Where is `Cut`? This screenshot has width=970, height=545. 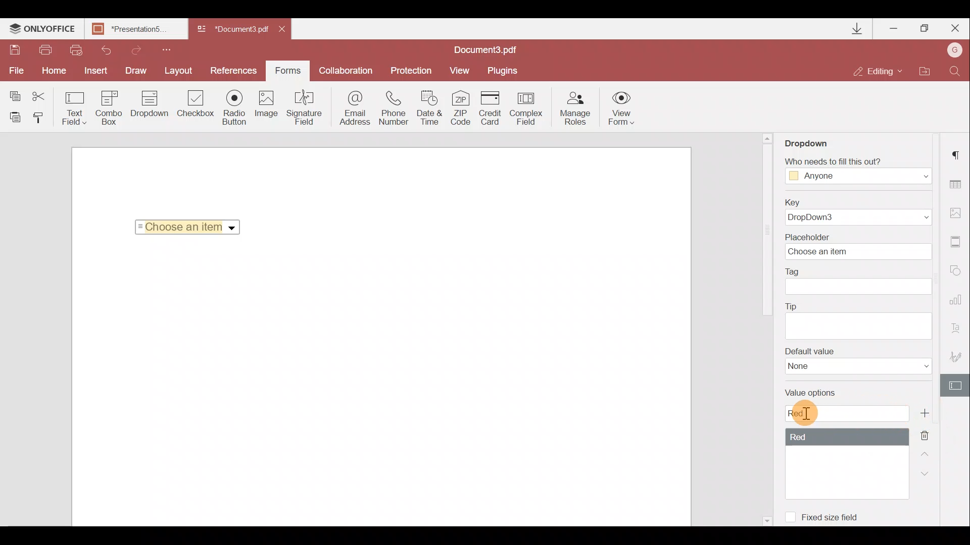 Cut is located at coordinates (40, 93).